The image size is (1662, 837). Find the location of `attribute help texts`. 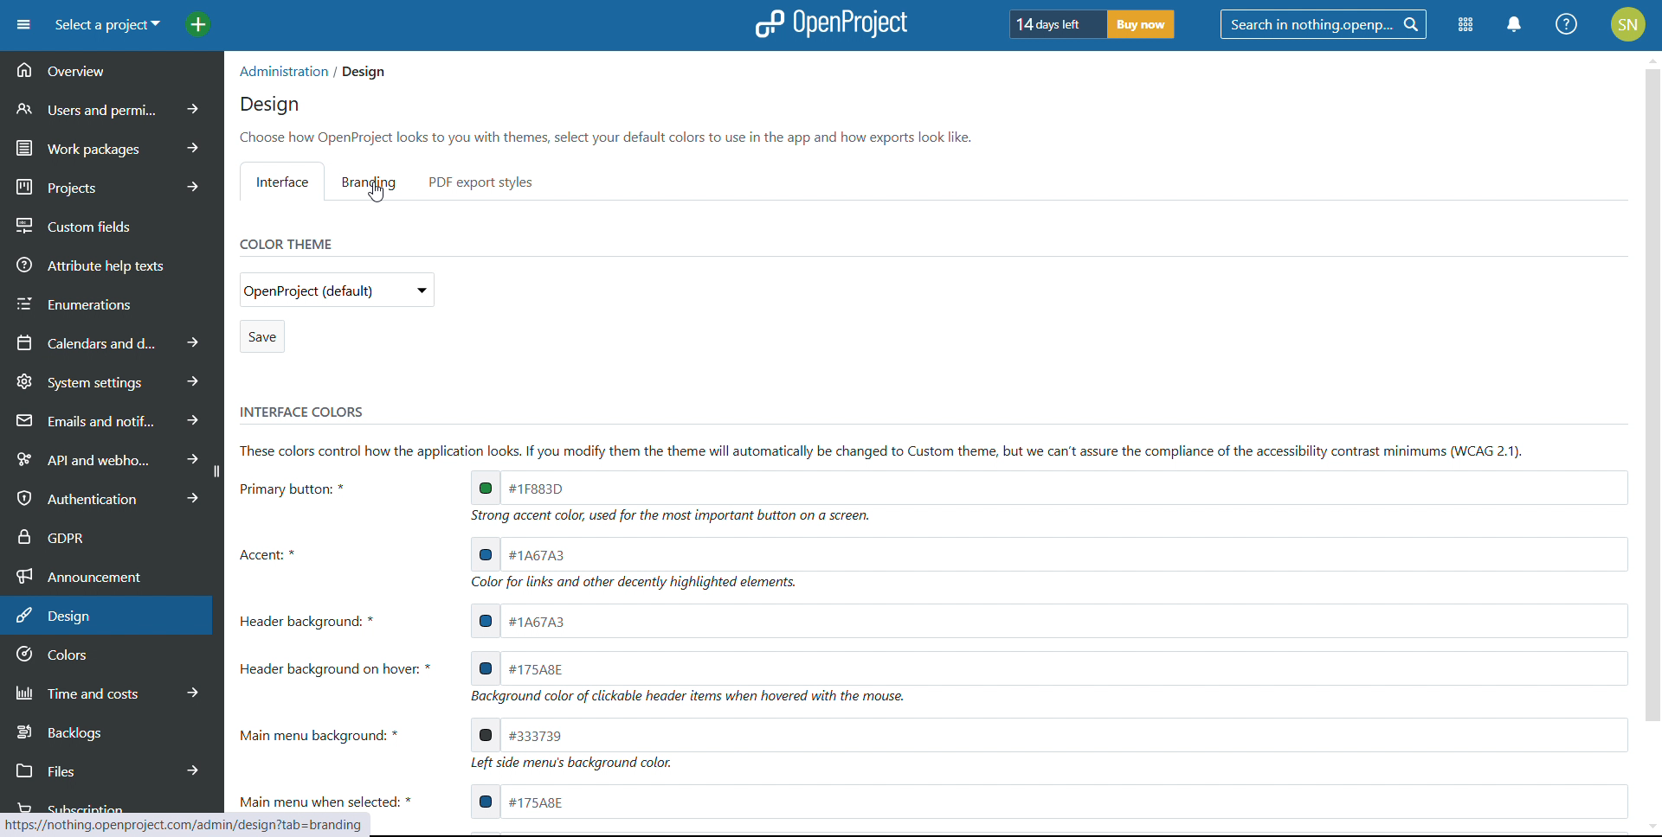

attribute help texts is located at coordinates (113, 264).